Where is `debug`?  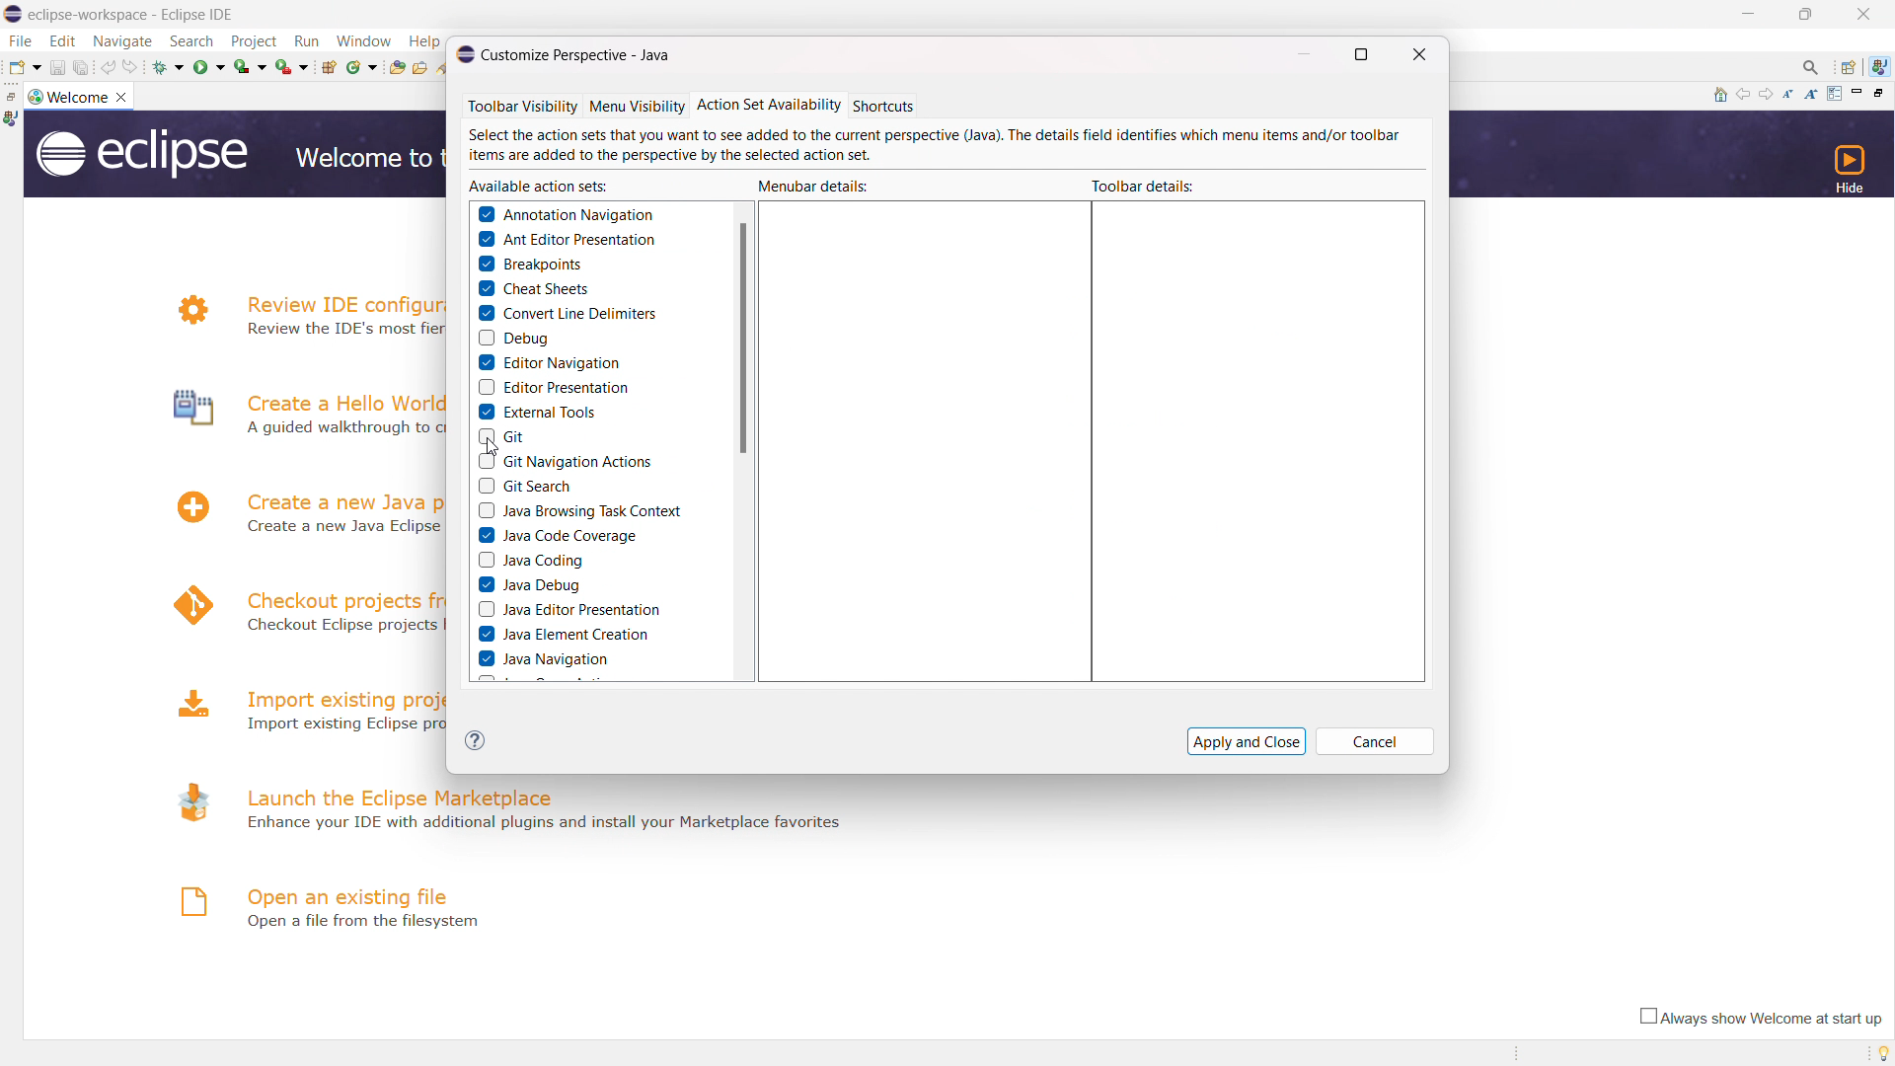 debug is located at coordinates (167, 67).